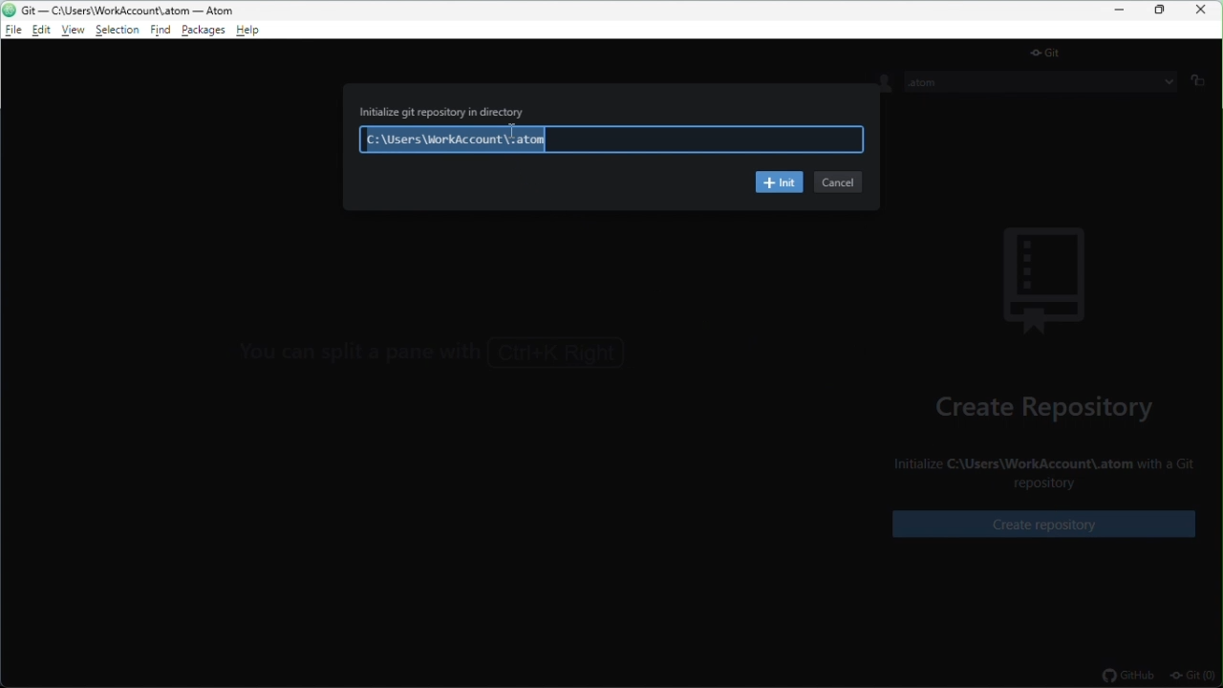  I want to click on package, so click(204, 31).